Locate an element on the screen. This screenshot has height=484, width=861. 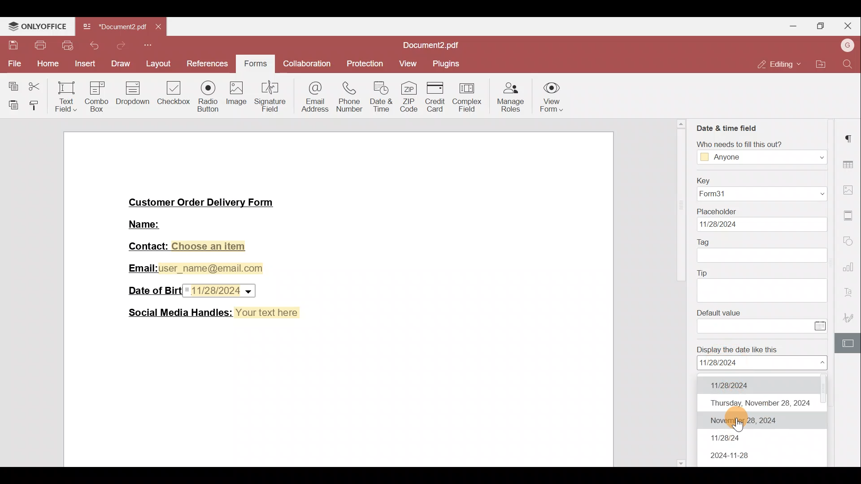
Radio button is located at coordinates (208, 94).